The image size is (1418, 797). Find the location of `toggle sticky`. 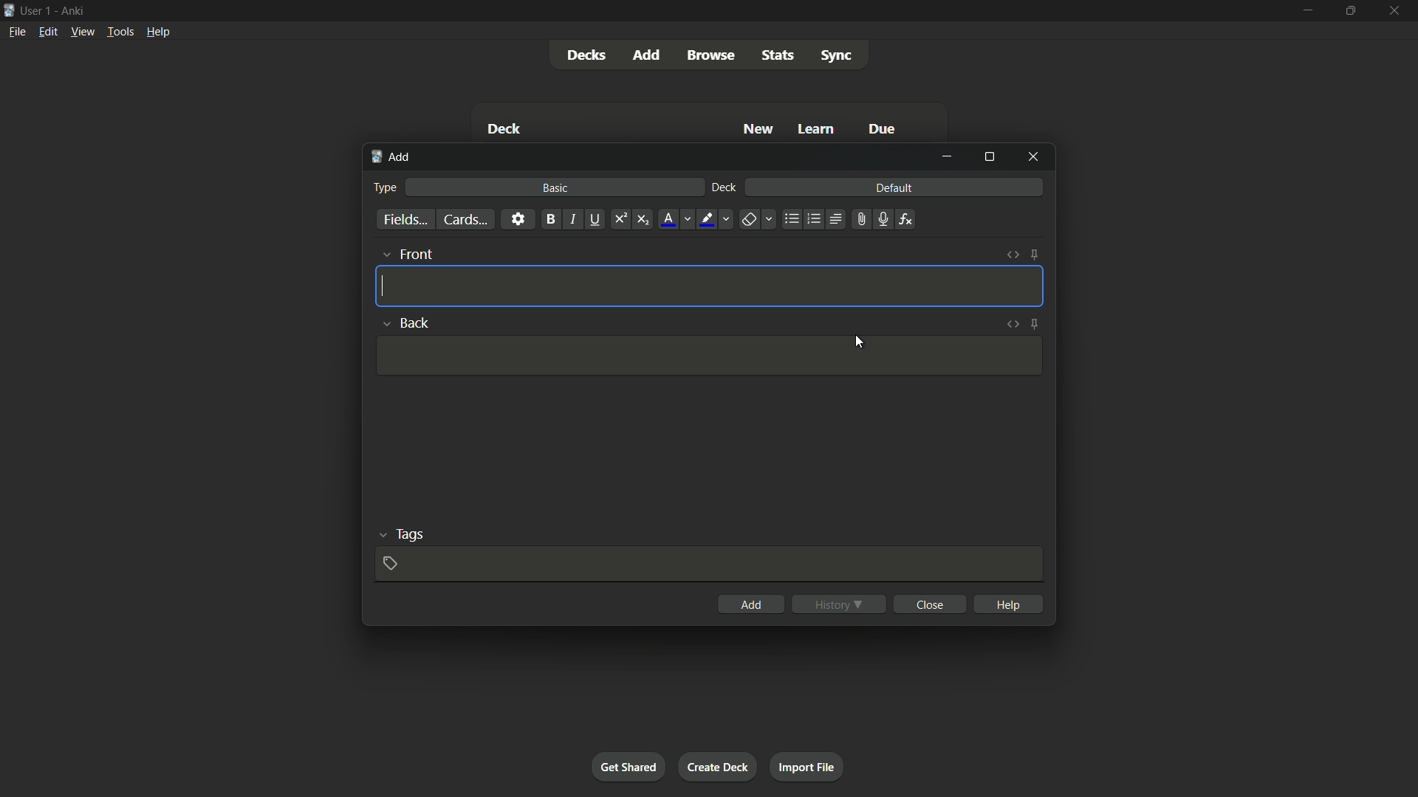

toggle sticky is located at coordinates (1033, 325).